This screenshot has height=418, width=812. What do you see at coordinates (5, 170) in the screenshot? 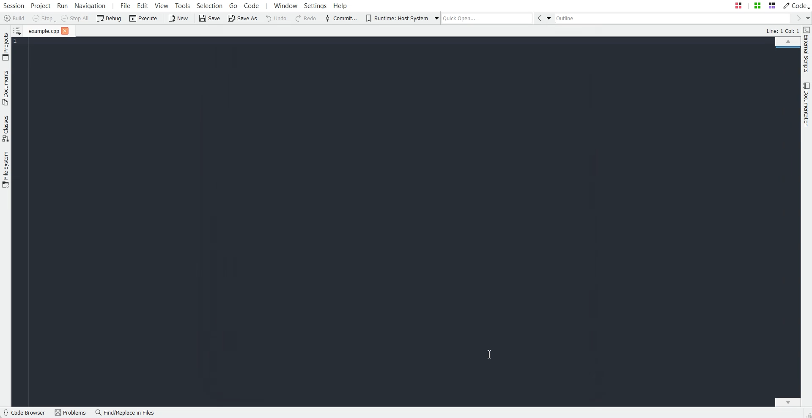
I see `File System` at bounding box center [5, 170].